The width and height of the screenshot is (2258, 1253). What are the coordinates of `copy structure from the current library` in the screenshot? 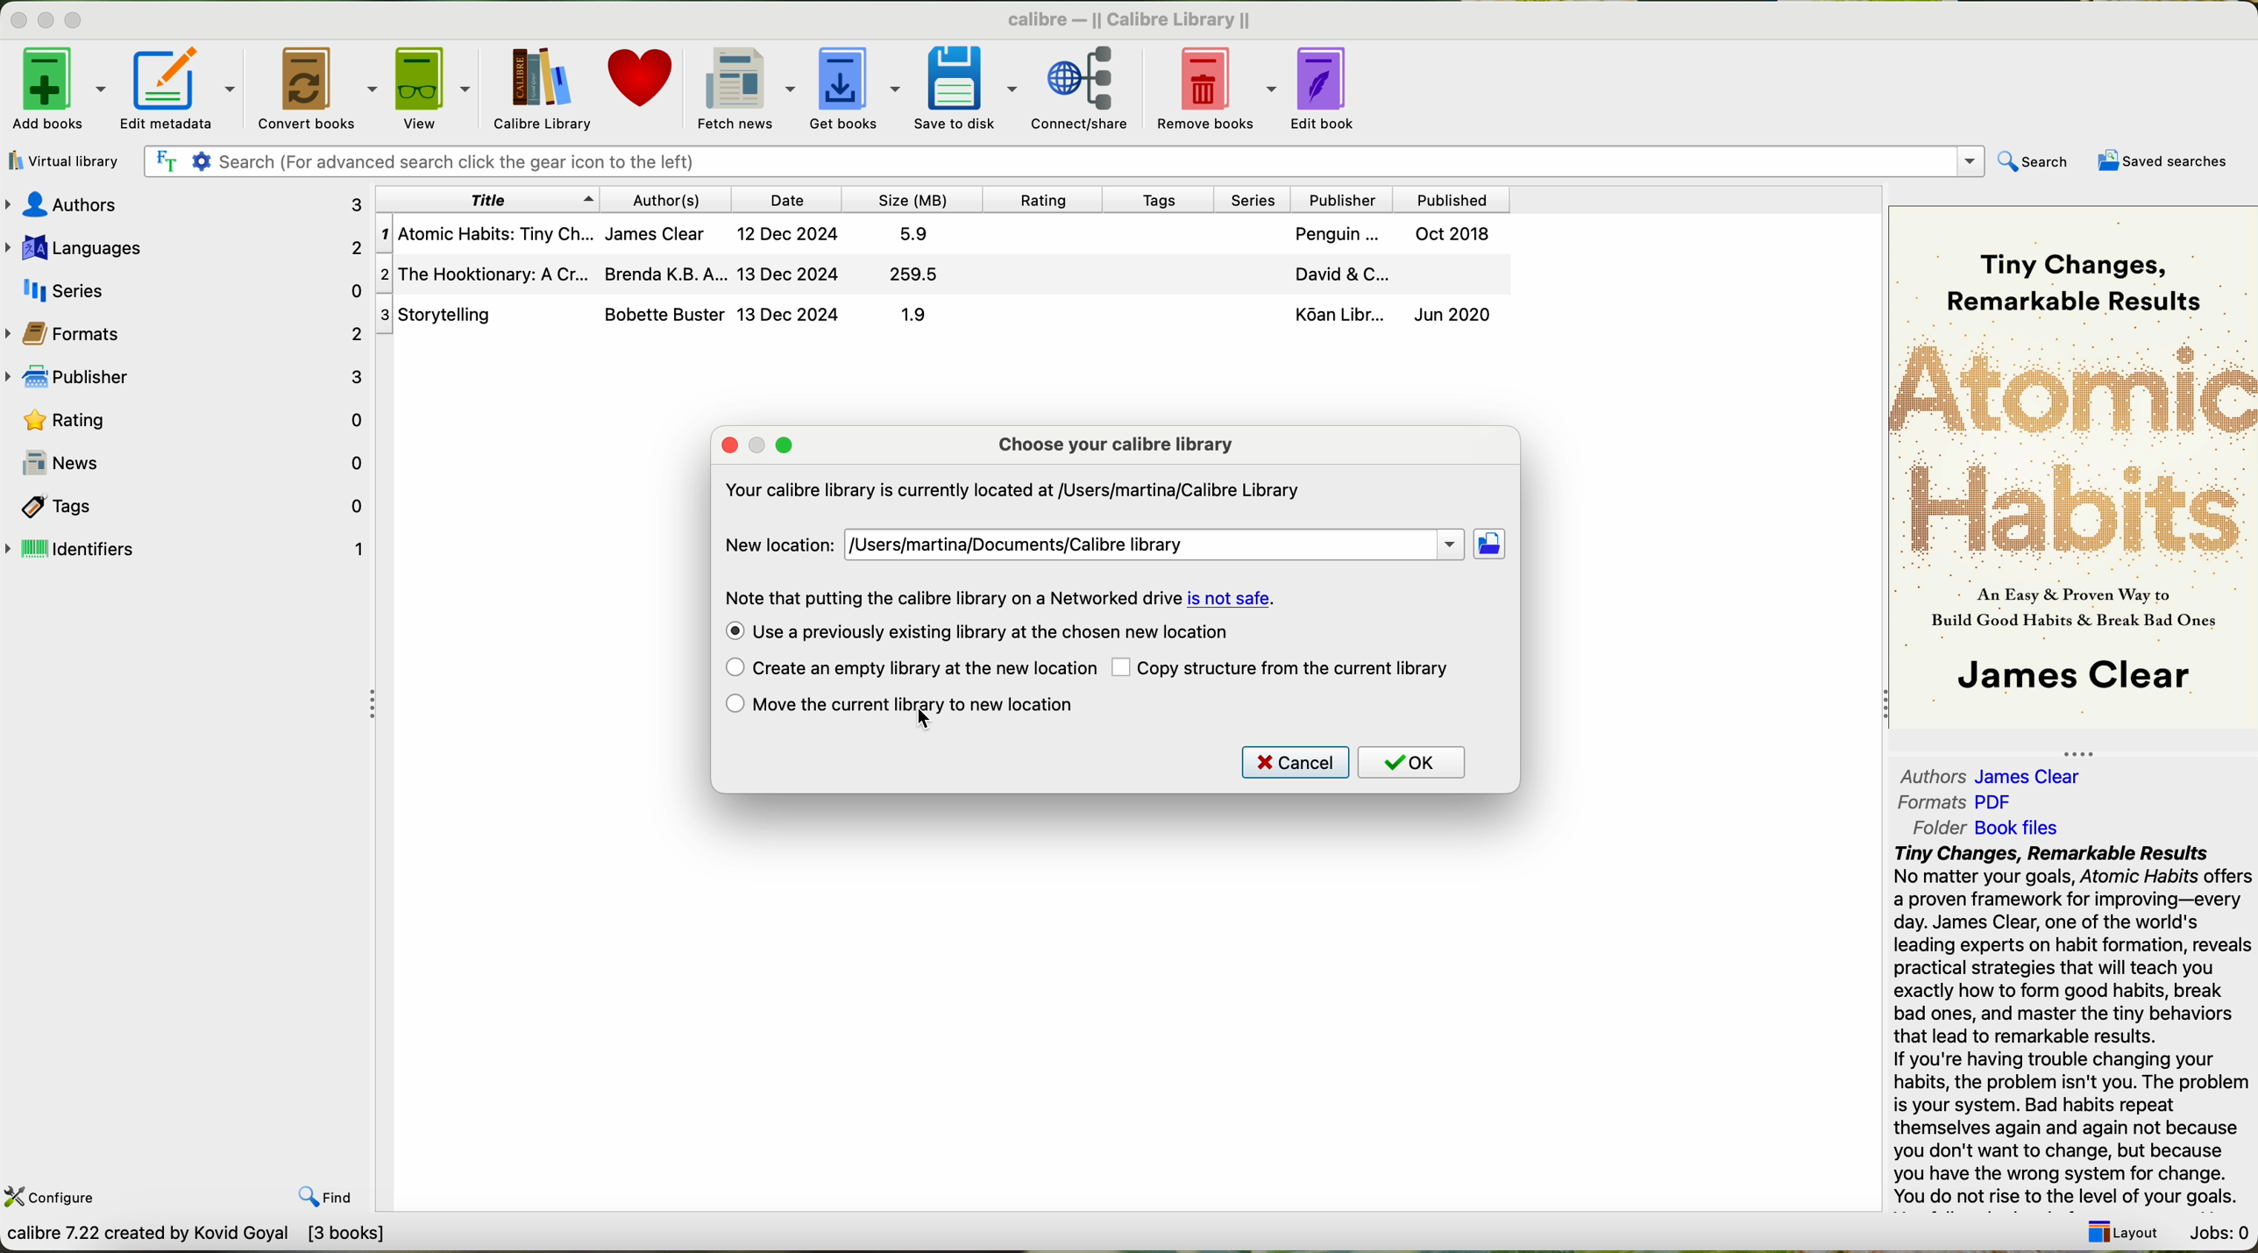 It's located at (1300, 669).